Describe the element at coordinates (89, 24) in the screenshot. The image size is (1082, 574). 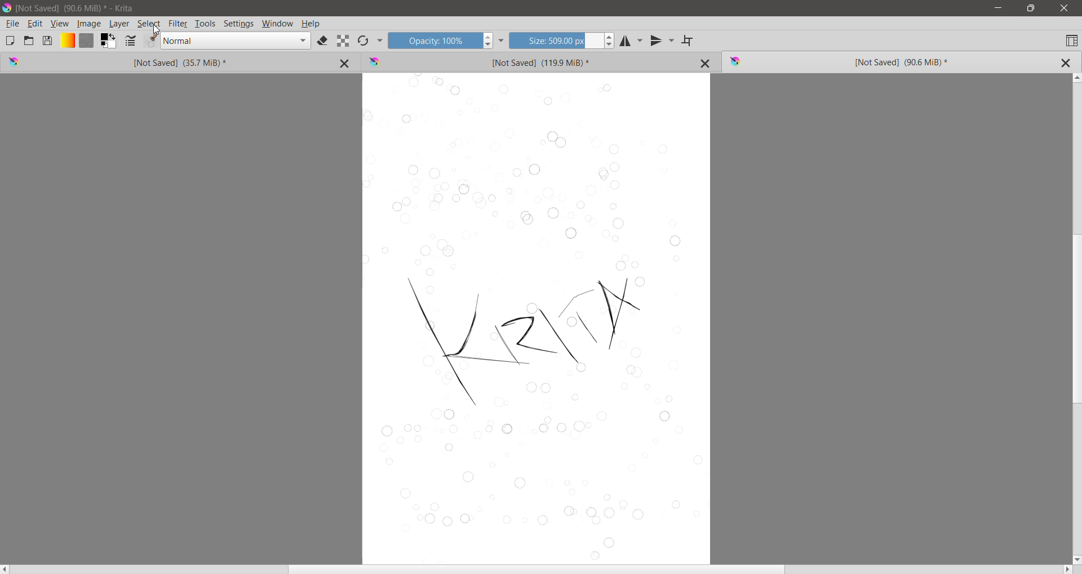
I see `Image` at that location.